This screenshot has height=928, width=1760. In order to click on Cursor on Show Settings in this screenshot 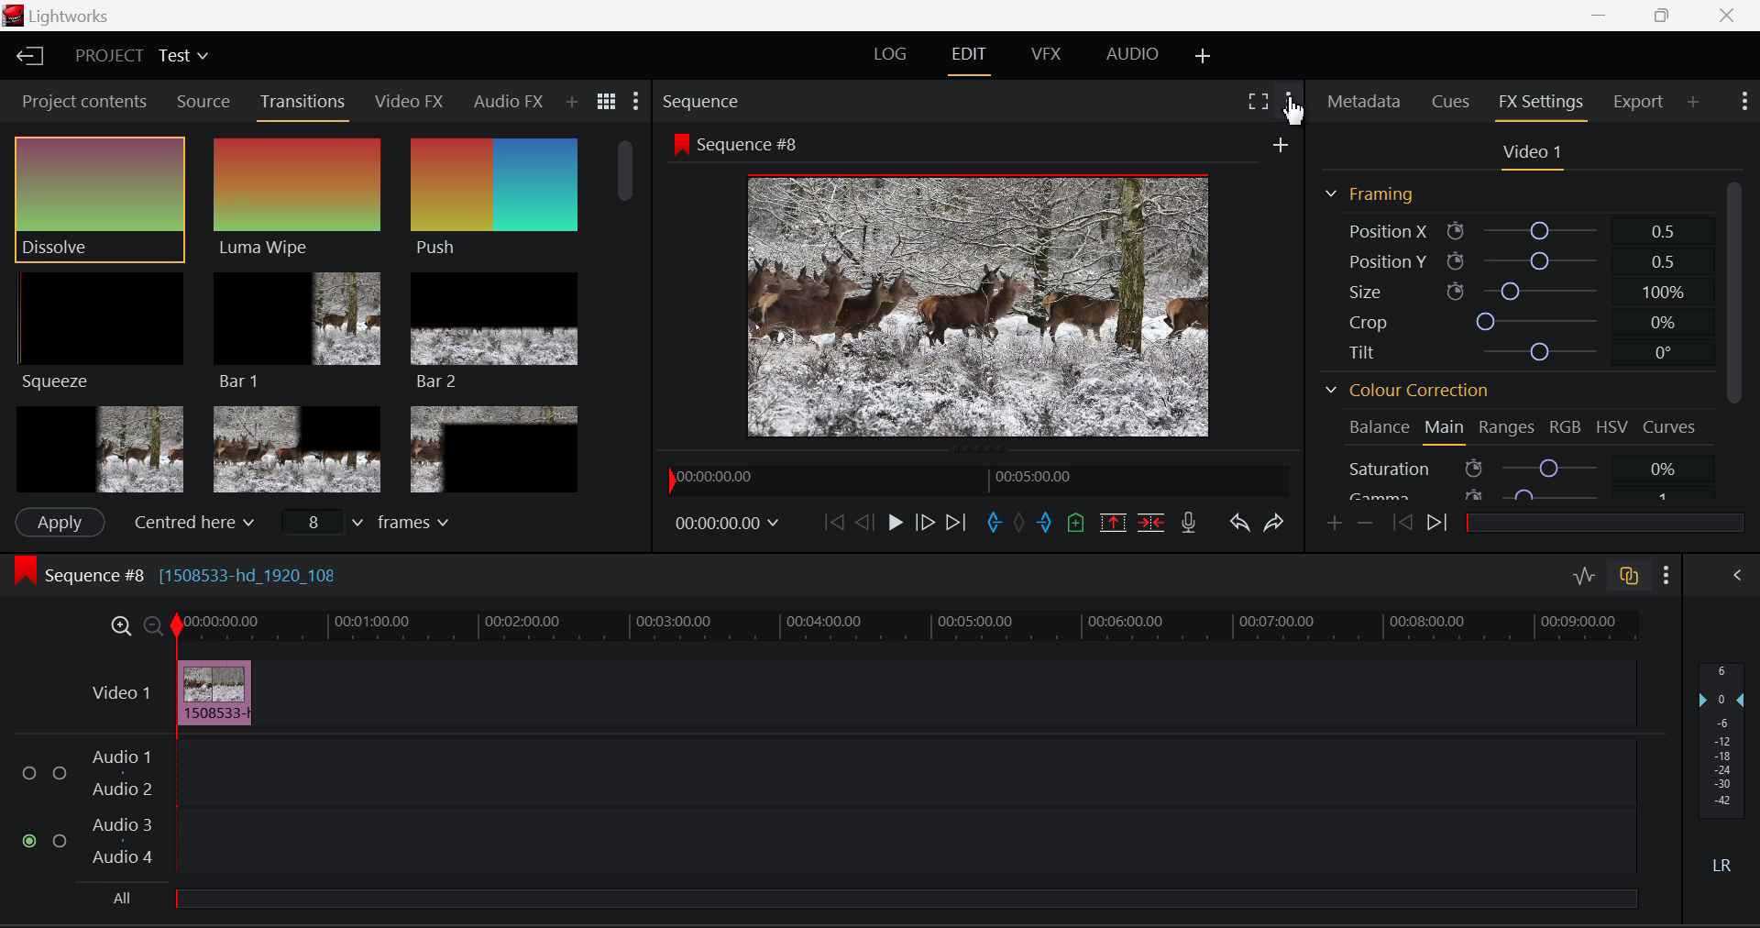, I will do `click(1289, 102)`.